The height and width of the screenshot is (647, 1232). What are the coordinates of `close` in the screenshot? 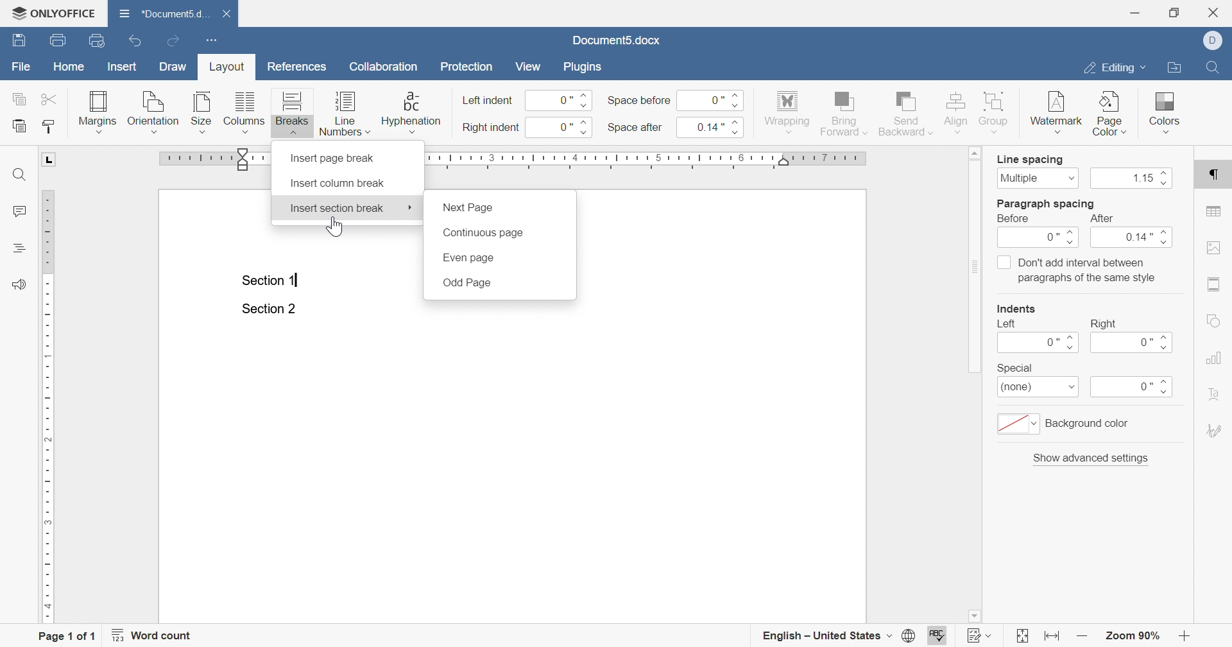 It's located at (226, 14).